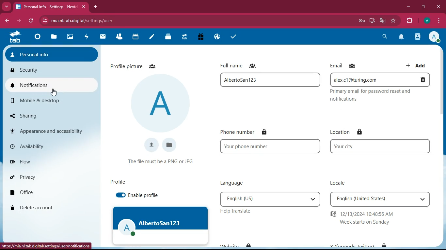 The width and height of the screenshot is (446, 250). What do you see at coordinates (237, 211) in the screenshot?
I see `help translate` at bounding box center [237, 211].